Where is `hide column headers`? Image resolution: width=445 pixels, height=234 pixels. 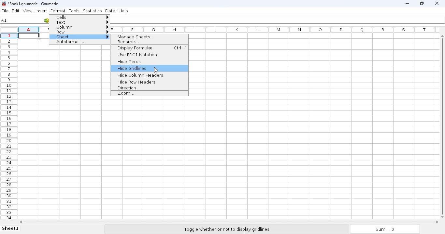
hide column headers is located at coordinates (141, 75).